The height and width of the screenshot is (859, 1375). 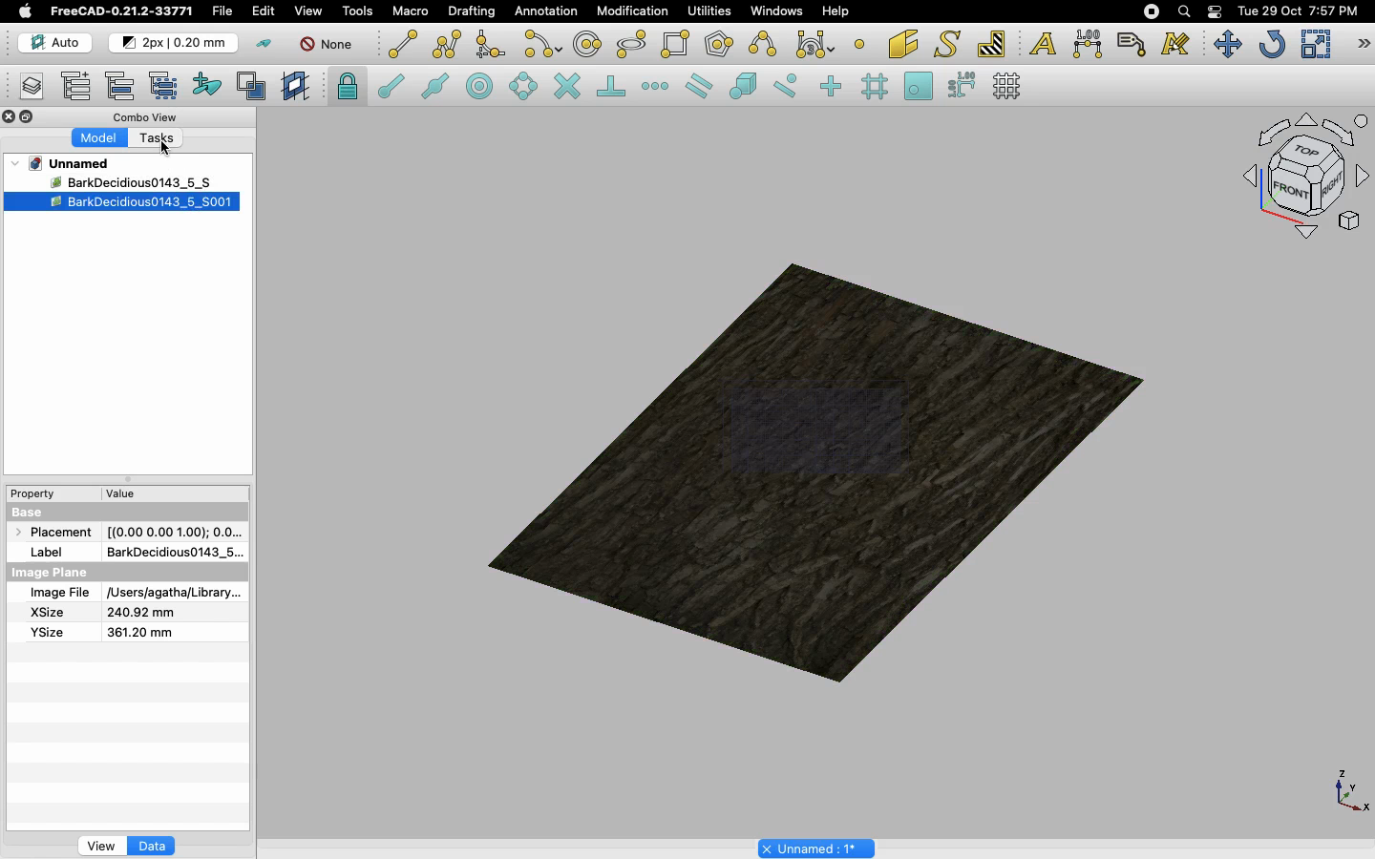 I want to click on Tasks, so click(x=162, y=139).